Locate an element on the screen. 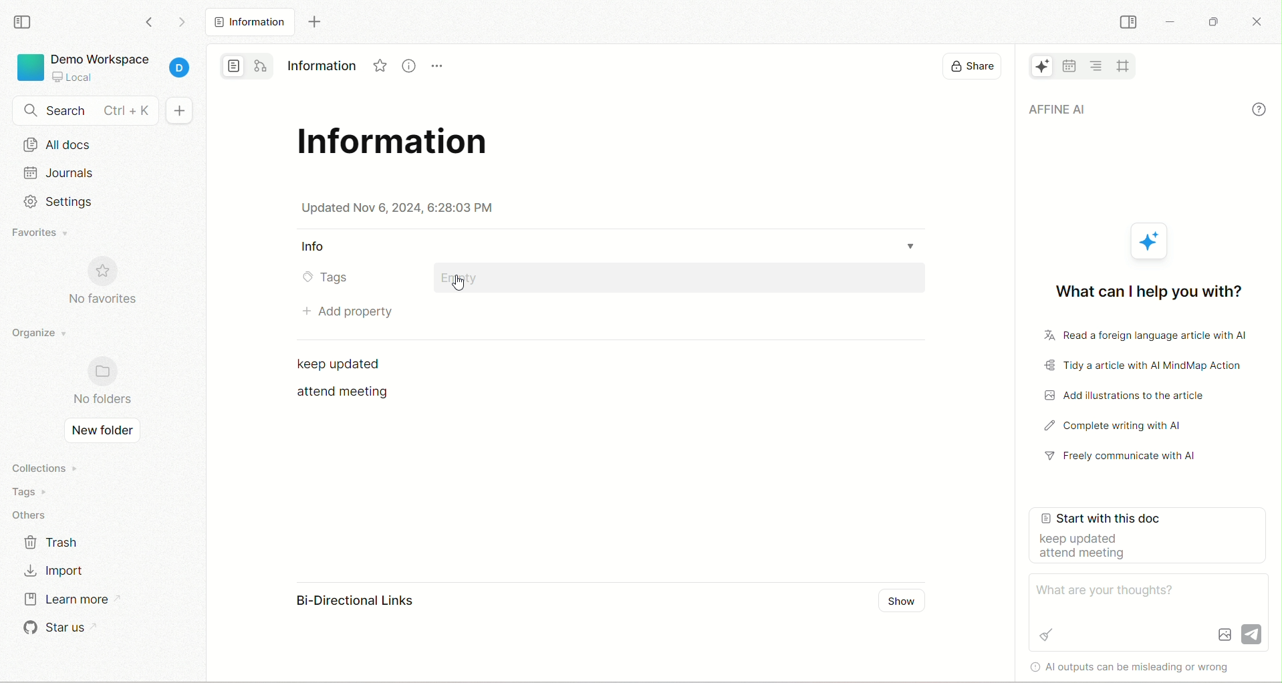  others is located at coordinates (33, 513).